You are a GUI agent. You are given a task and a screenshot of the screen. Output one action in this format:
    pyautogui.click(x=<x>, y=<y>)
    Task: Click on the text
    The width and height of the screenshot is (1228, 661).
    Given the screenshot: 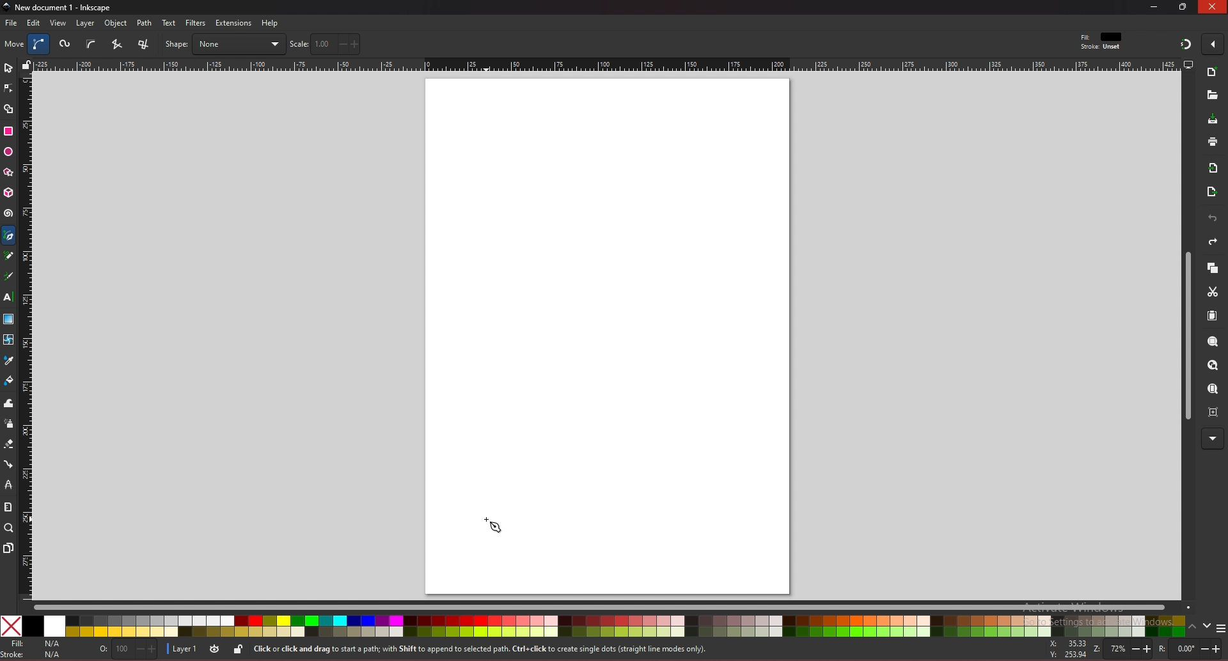 What is the action you would take?
    pyautogui.click(x=169, y=23)
    